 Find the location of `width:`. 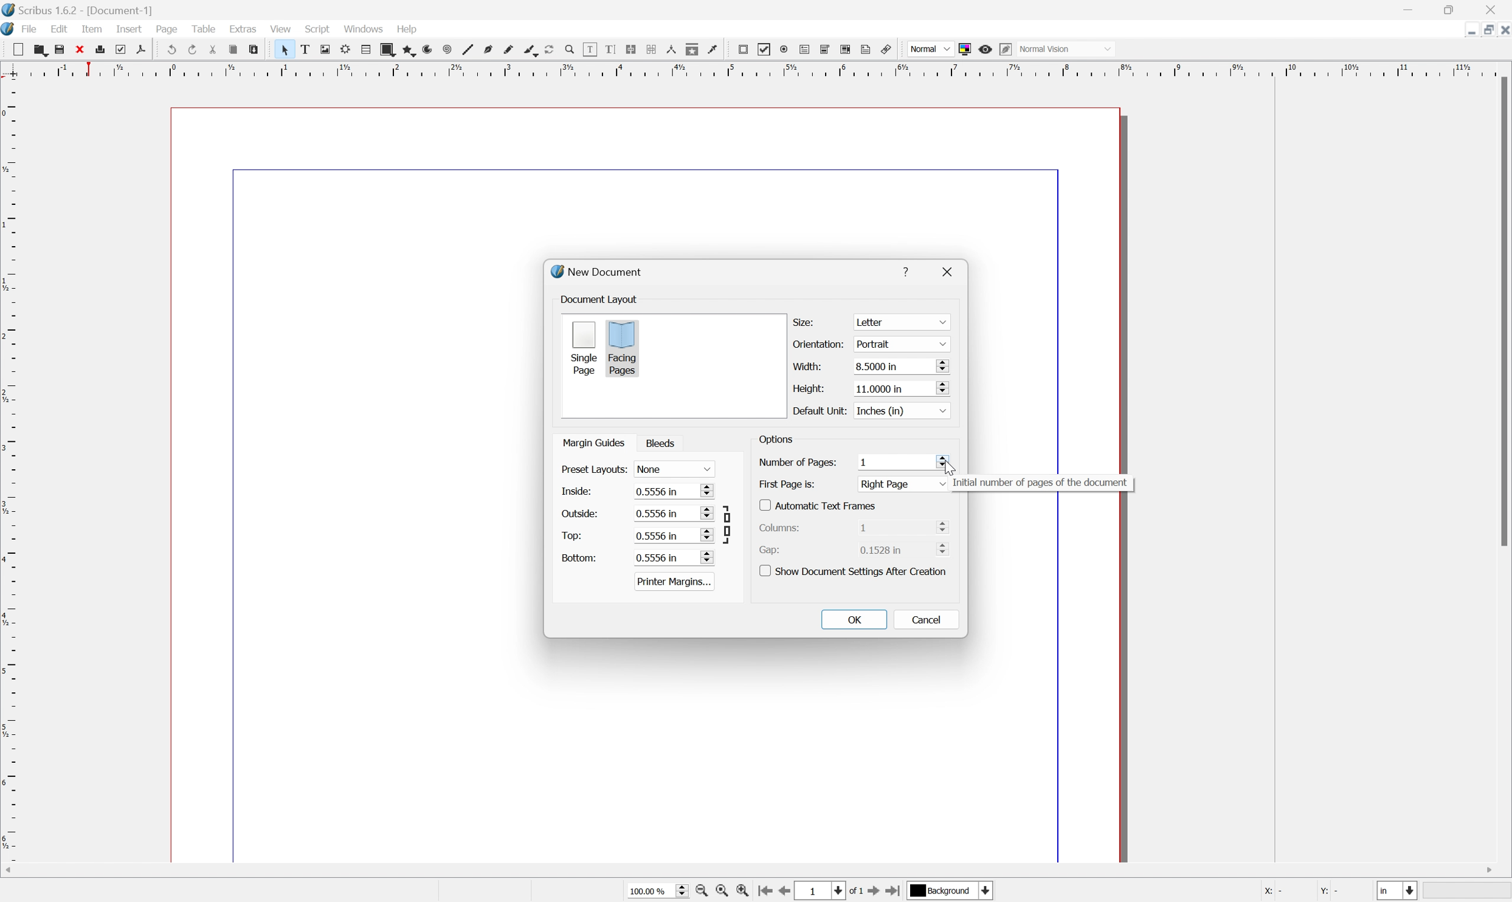

width: is located at coordinates (806, 365).